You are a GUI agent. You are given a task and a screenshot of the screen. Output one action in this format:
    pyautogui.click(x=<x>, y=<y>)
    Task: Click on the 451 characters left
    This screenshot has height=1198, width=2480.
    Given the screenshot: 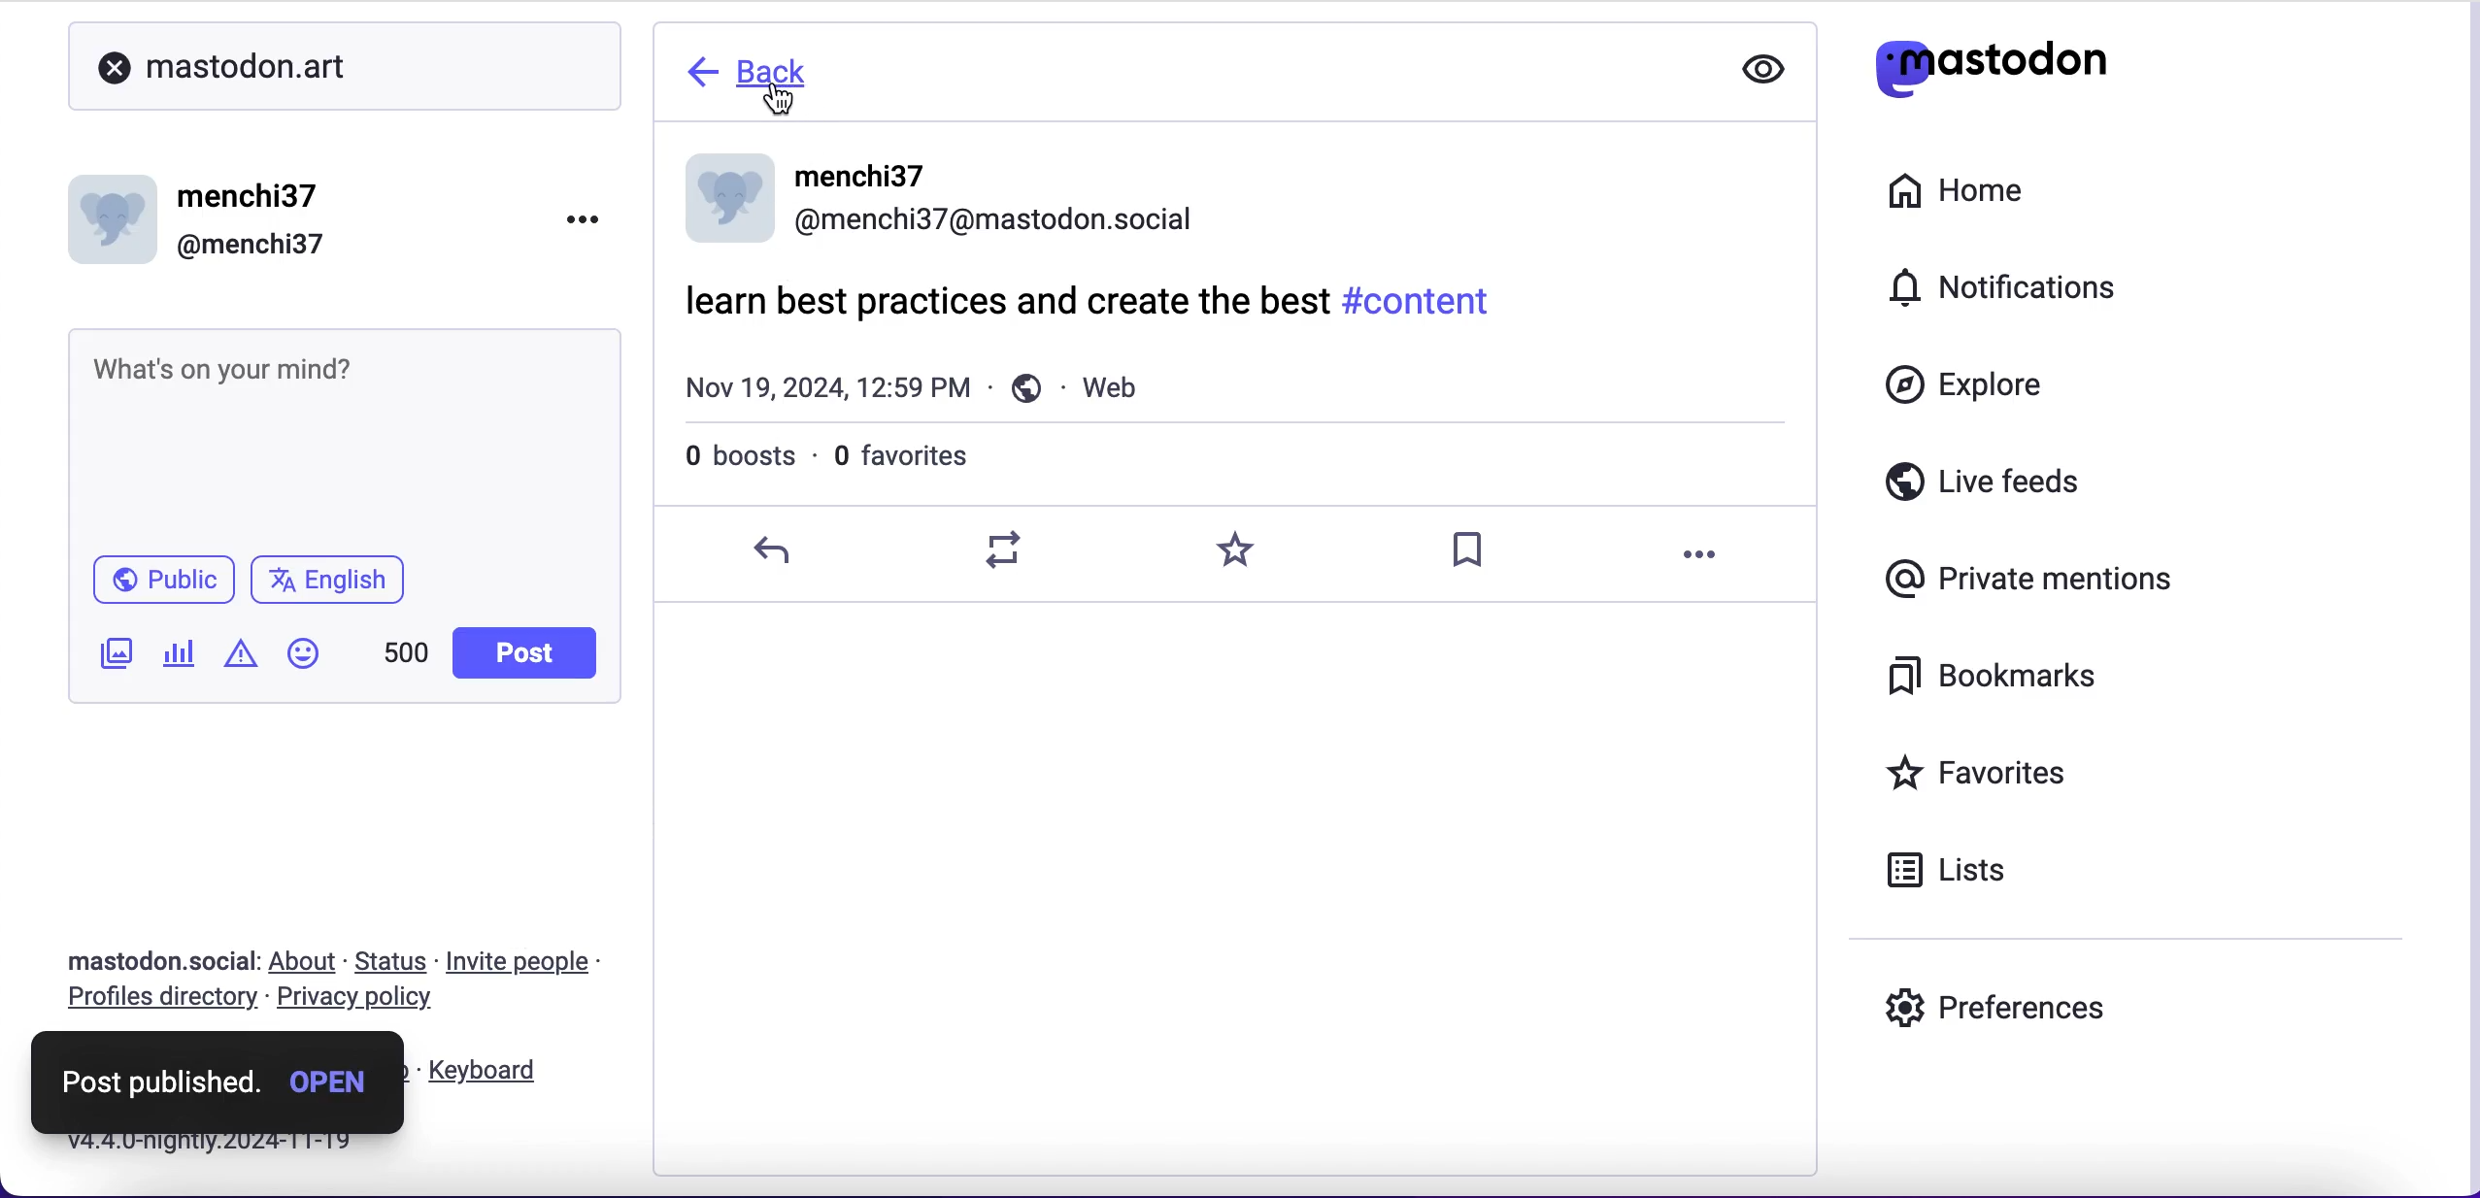 What is the action you would take?
    pyautogui.click(x=406, y=659)
    